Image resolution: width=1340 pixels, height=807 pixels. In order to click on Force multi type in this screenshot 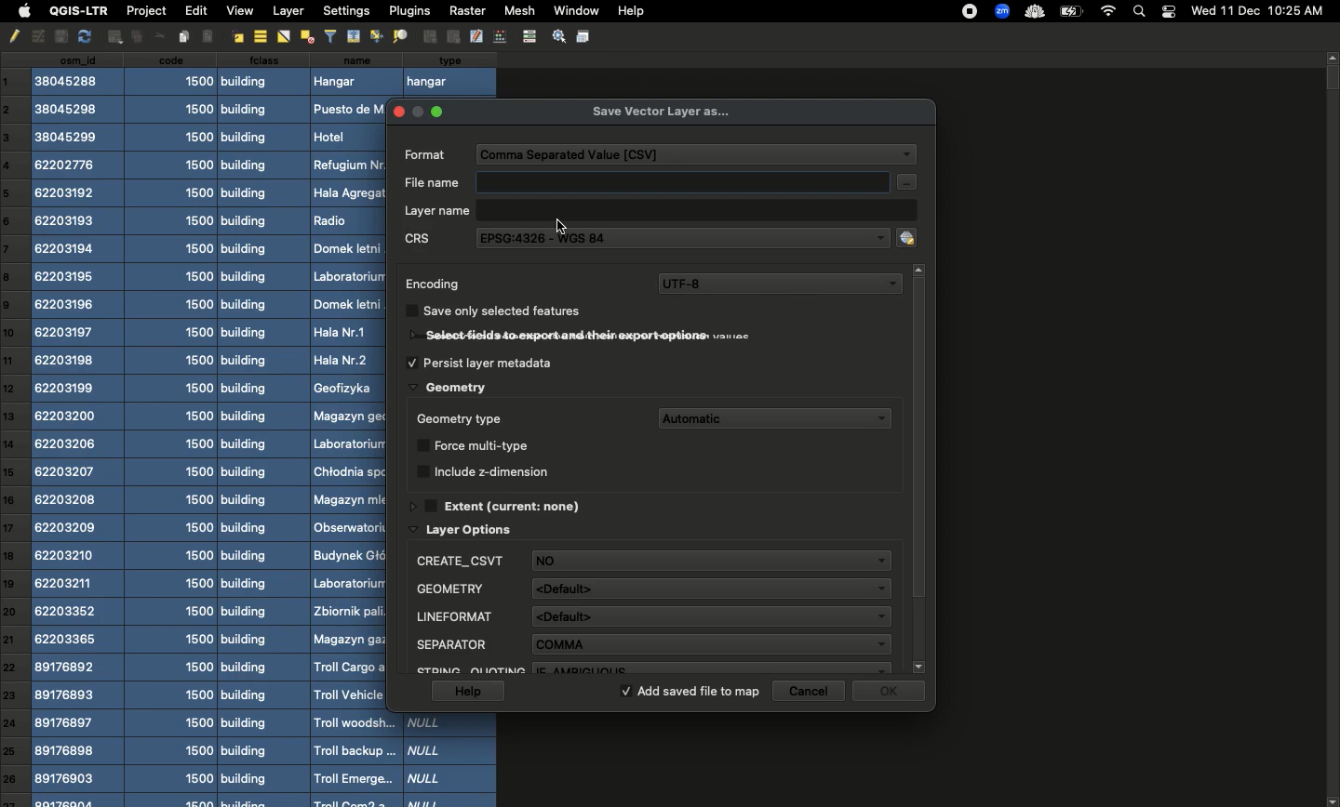, I will do `click(484, 442)`.